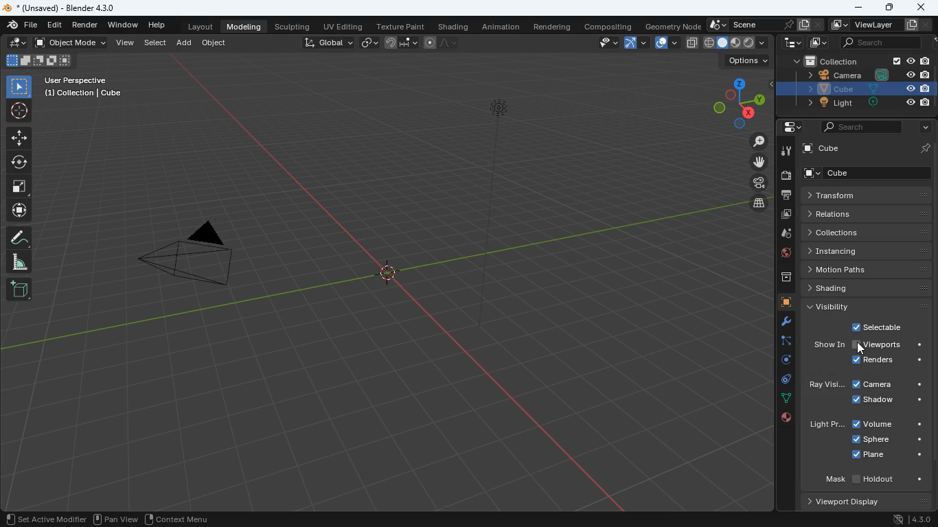 Image resolution: width=938 pixels, height=527 pixels. I want to click on angle, so click(18, 261).